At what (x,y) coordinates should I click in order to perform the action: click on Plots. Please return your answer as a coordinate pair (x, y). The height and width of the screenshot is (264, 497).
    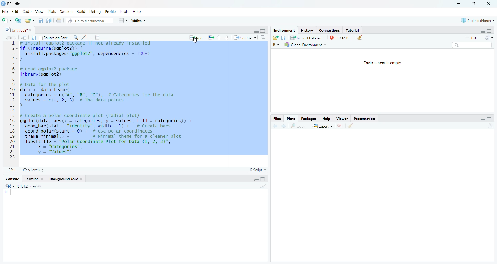
    Looking at the image, I should click on (291, 119).